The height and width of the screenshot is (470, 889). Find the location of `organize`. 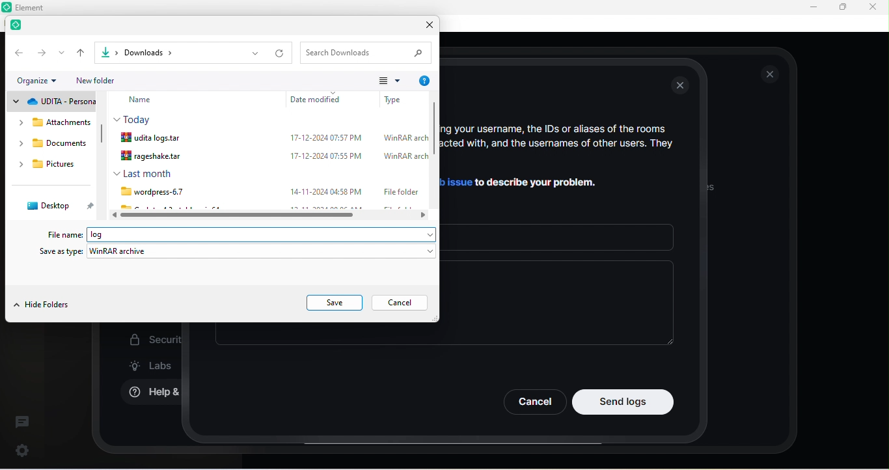

organize is located at coordinates (41, 81).